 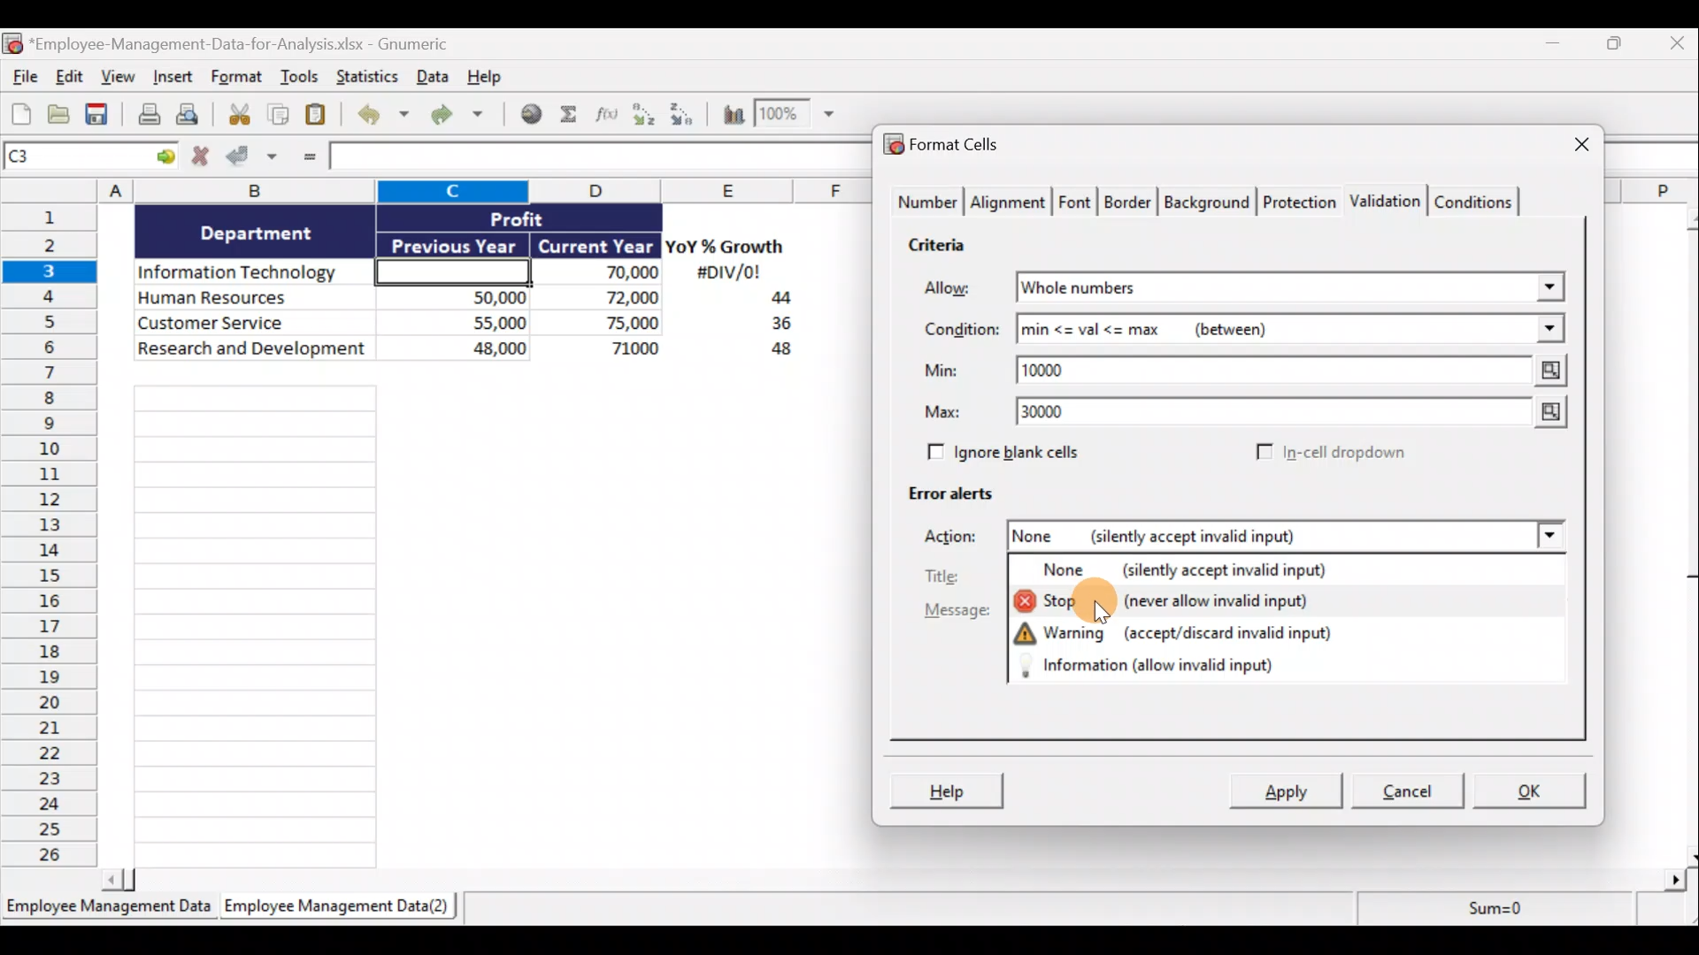 I want to click on View, so click(x=120, y=79).